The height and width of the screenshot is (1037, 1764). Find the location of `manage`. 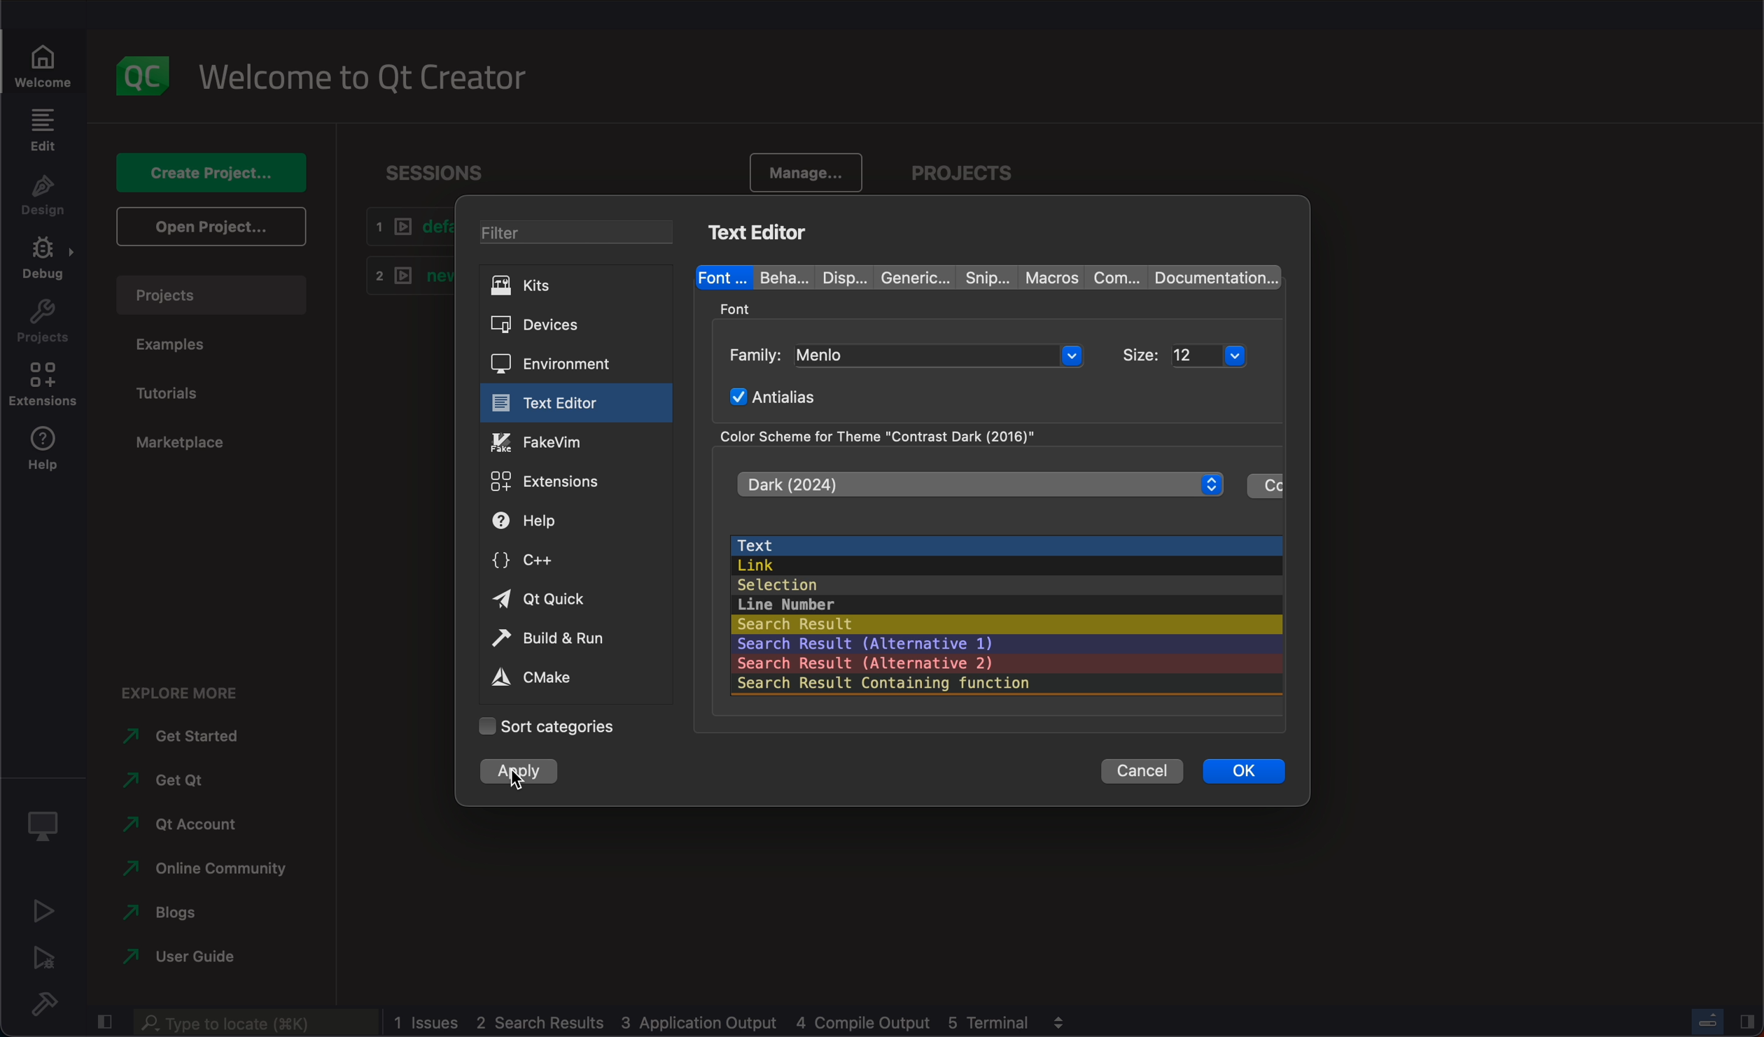

manage is located at coordinates (801, 168).